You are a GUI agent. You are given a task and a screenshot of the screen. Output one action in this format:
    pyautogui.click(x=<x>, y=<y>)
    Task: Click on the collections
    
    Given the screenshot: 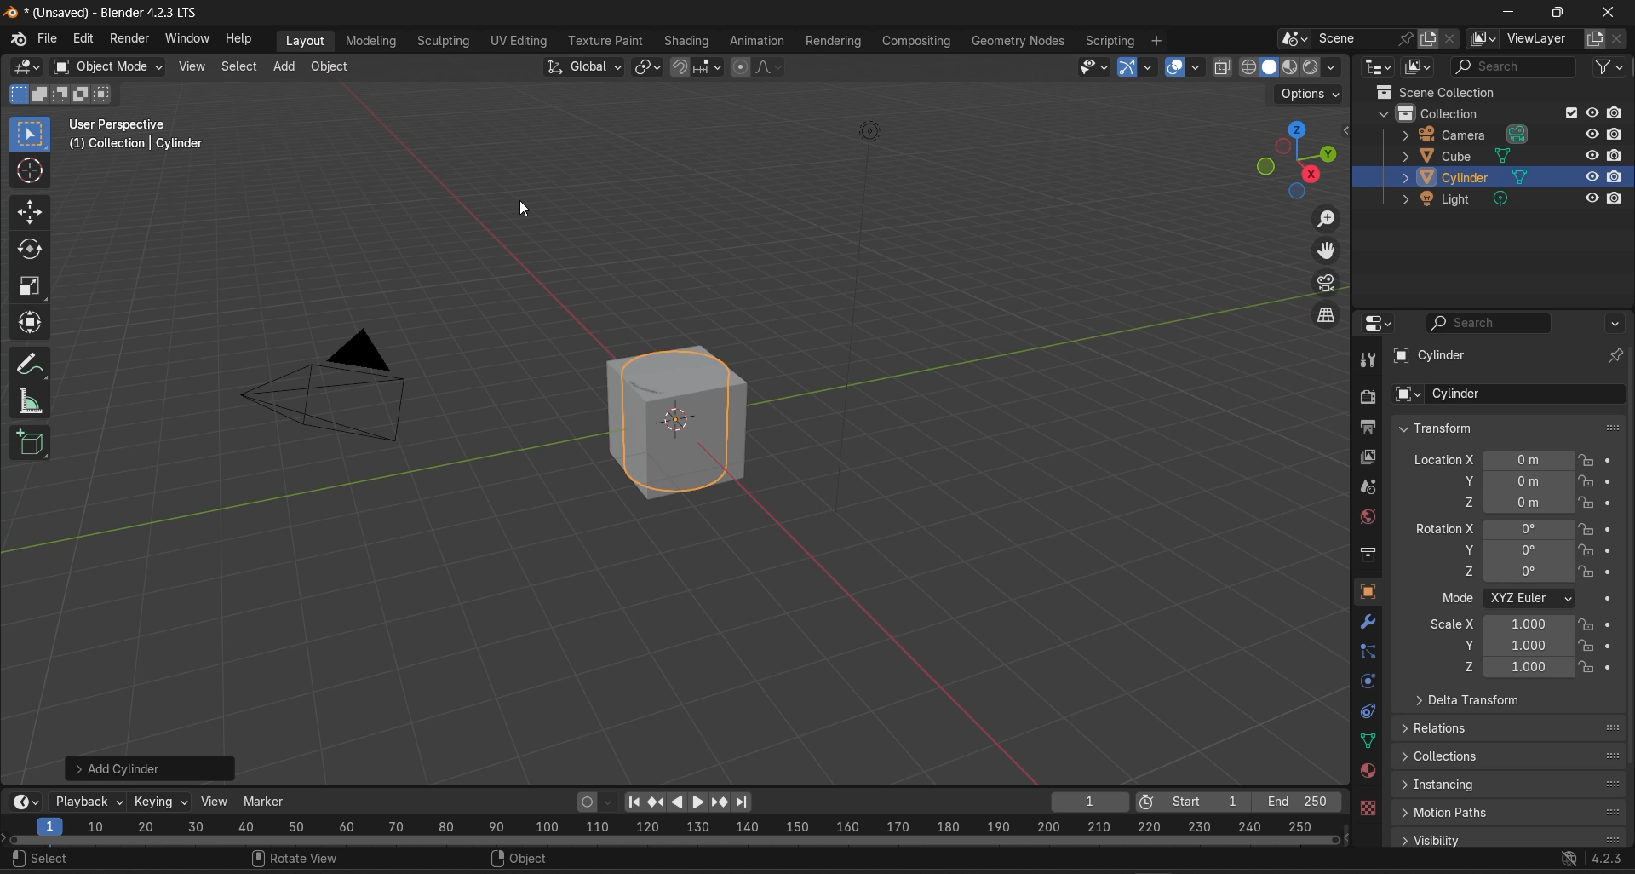 What is the action you would take?
    pyautogui.click(x=1511, y=754)
    